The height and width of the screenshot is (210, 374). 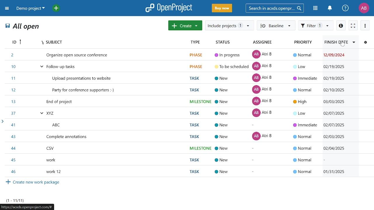 I want to click on search, so click(x=275, y=8).